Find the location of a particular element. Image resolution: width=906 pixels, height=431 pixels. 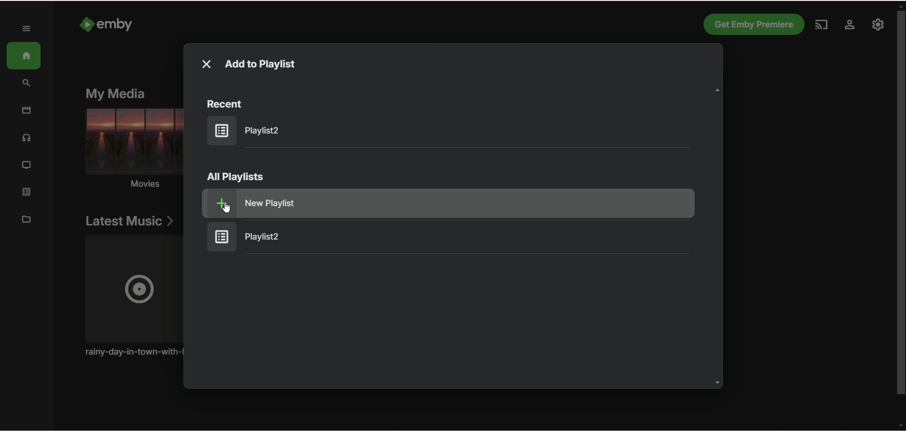

playlist is located at coordinates (252, 237).